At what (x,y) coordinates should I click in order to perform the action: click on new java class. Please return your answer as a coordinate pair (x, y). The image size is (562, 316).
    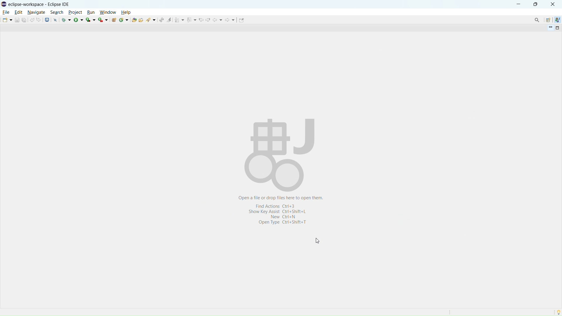
    Looking at the image, I should click on (124, 20).